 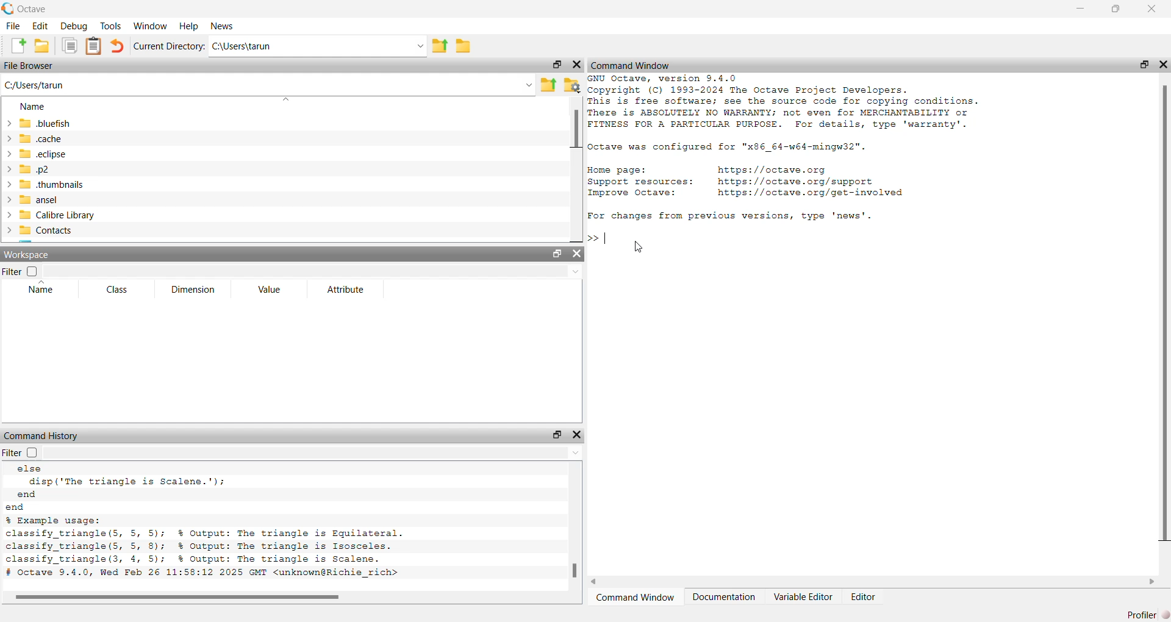 I want to click on edit, so click(x=40, y=26).